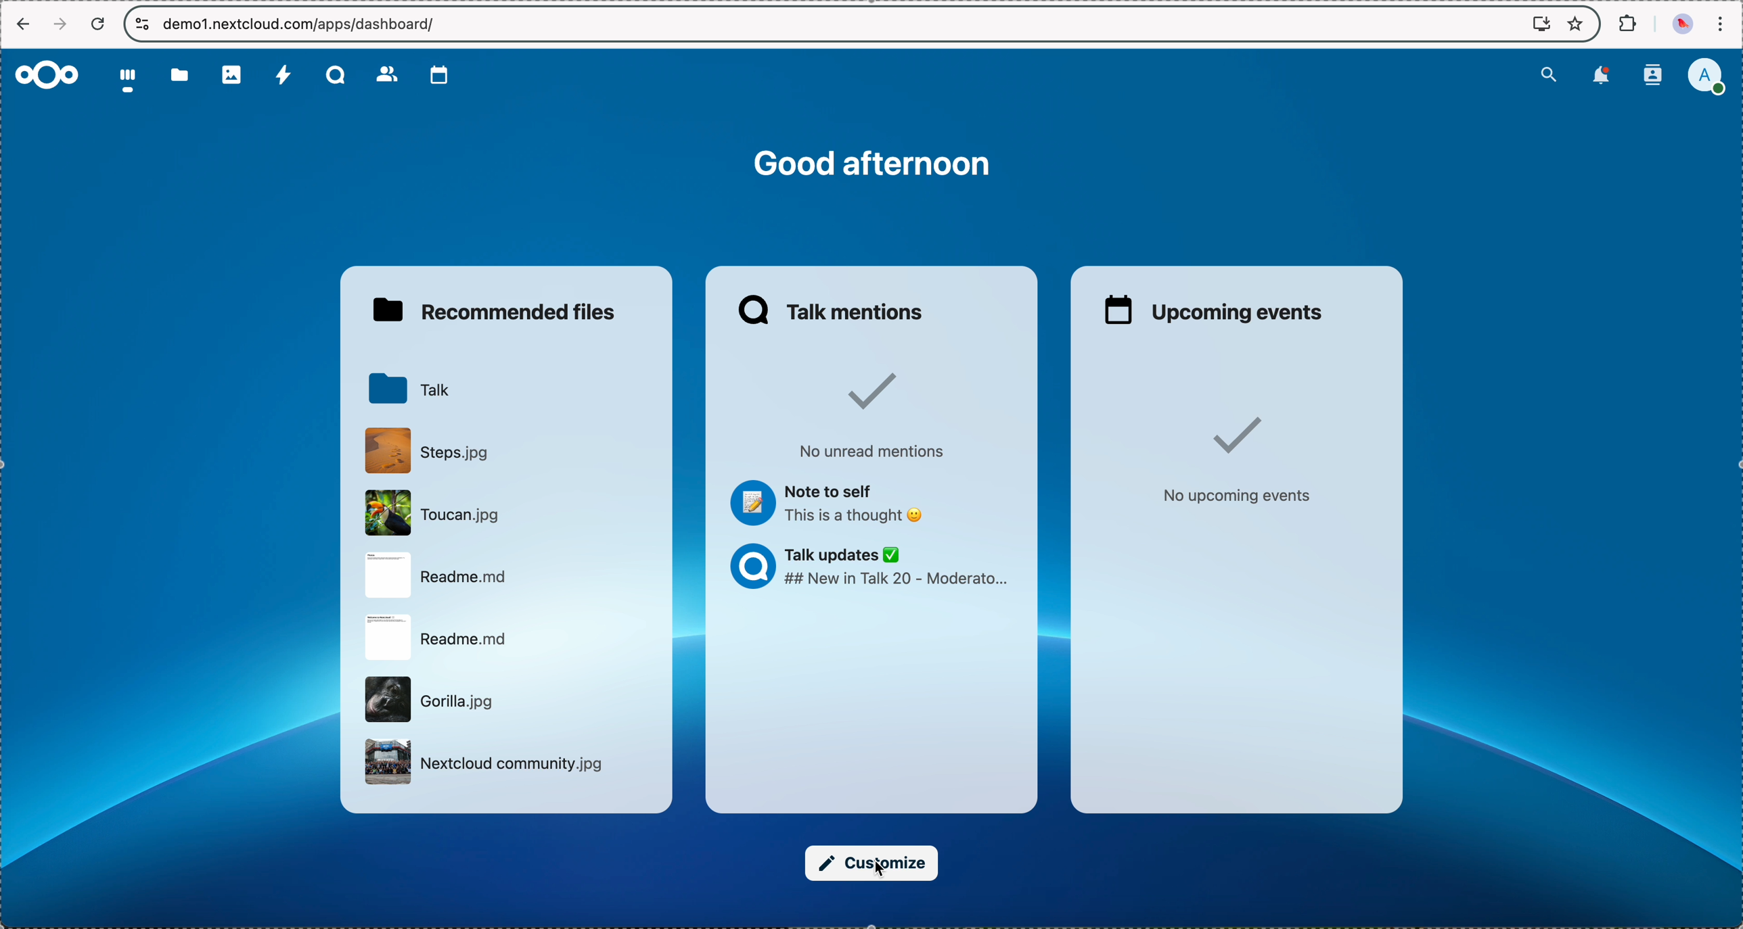 The image size is (1743, 929). Describe the element at coordinates (233, 75) in the screenshot. I see `photos` at that location.